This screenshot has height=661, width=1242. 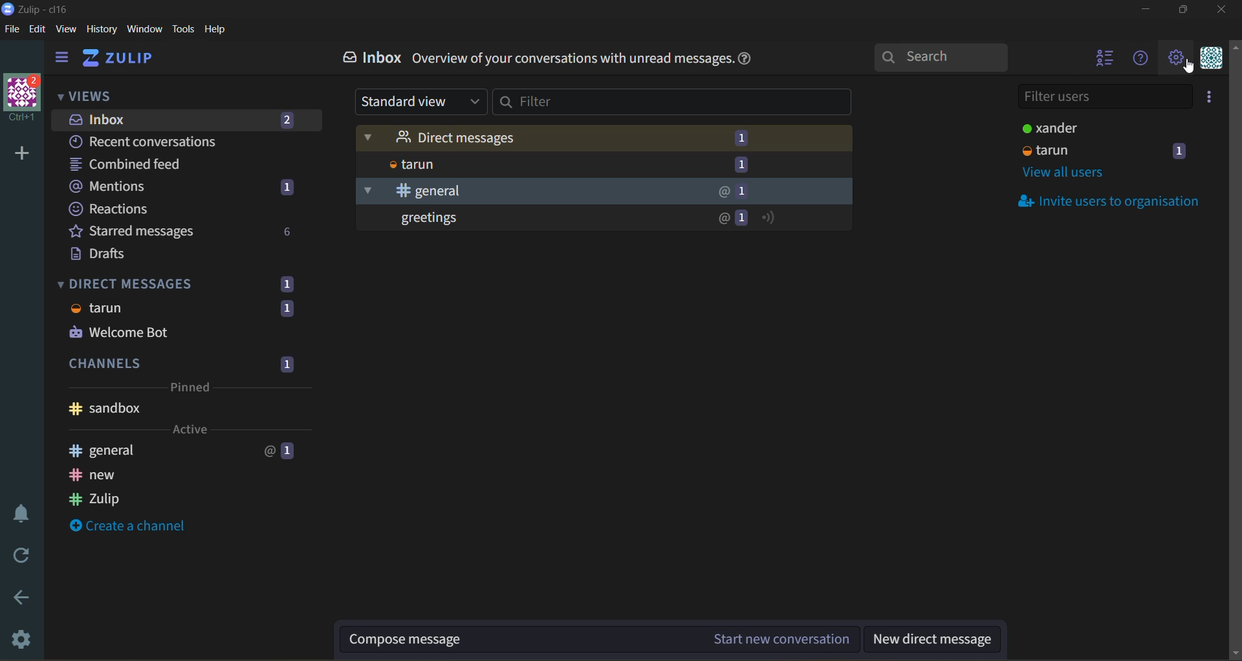 I want to click on invite users to organisation, so click(x=1120, y=204).